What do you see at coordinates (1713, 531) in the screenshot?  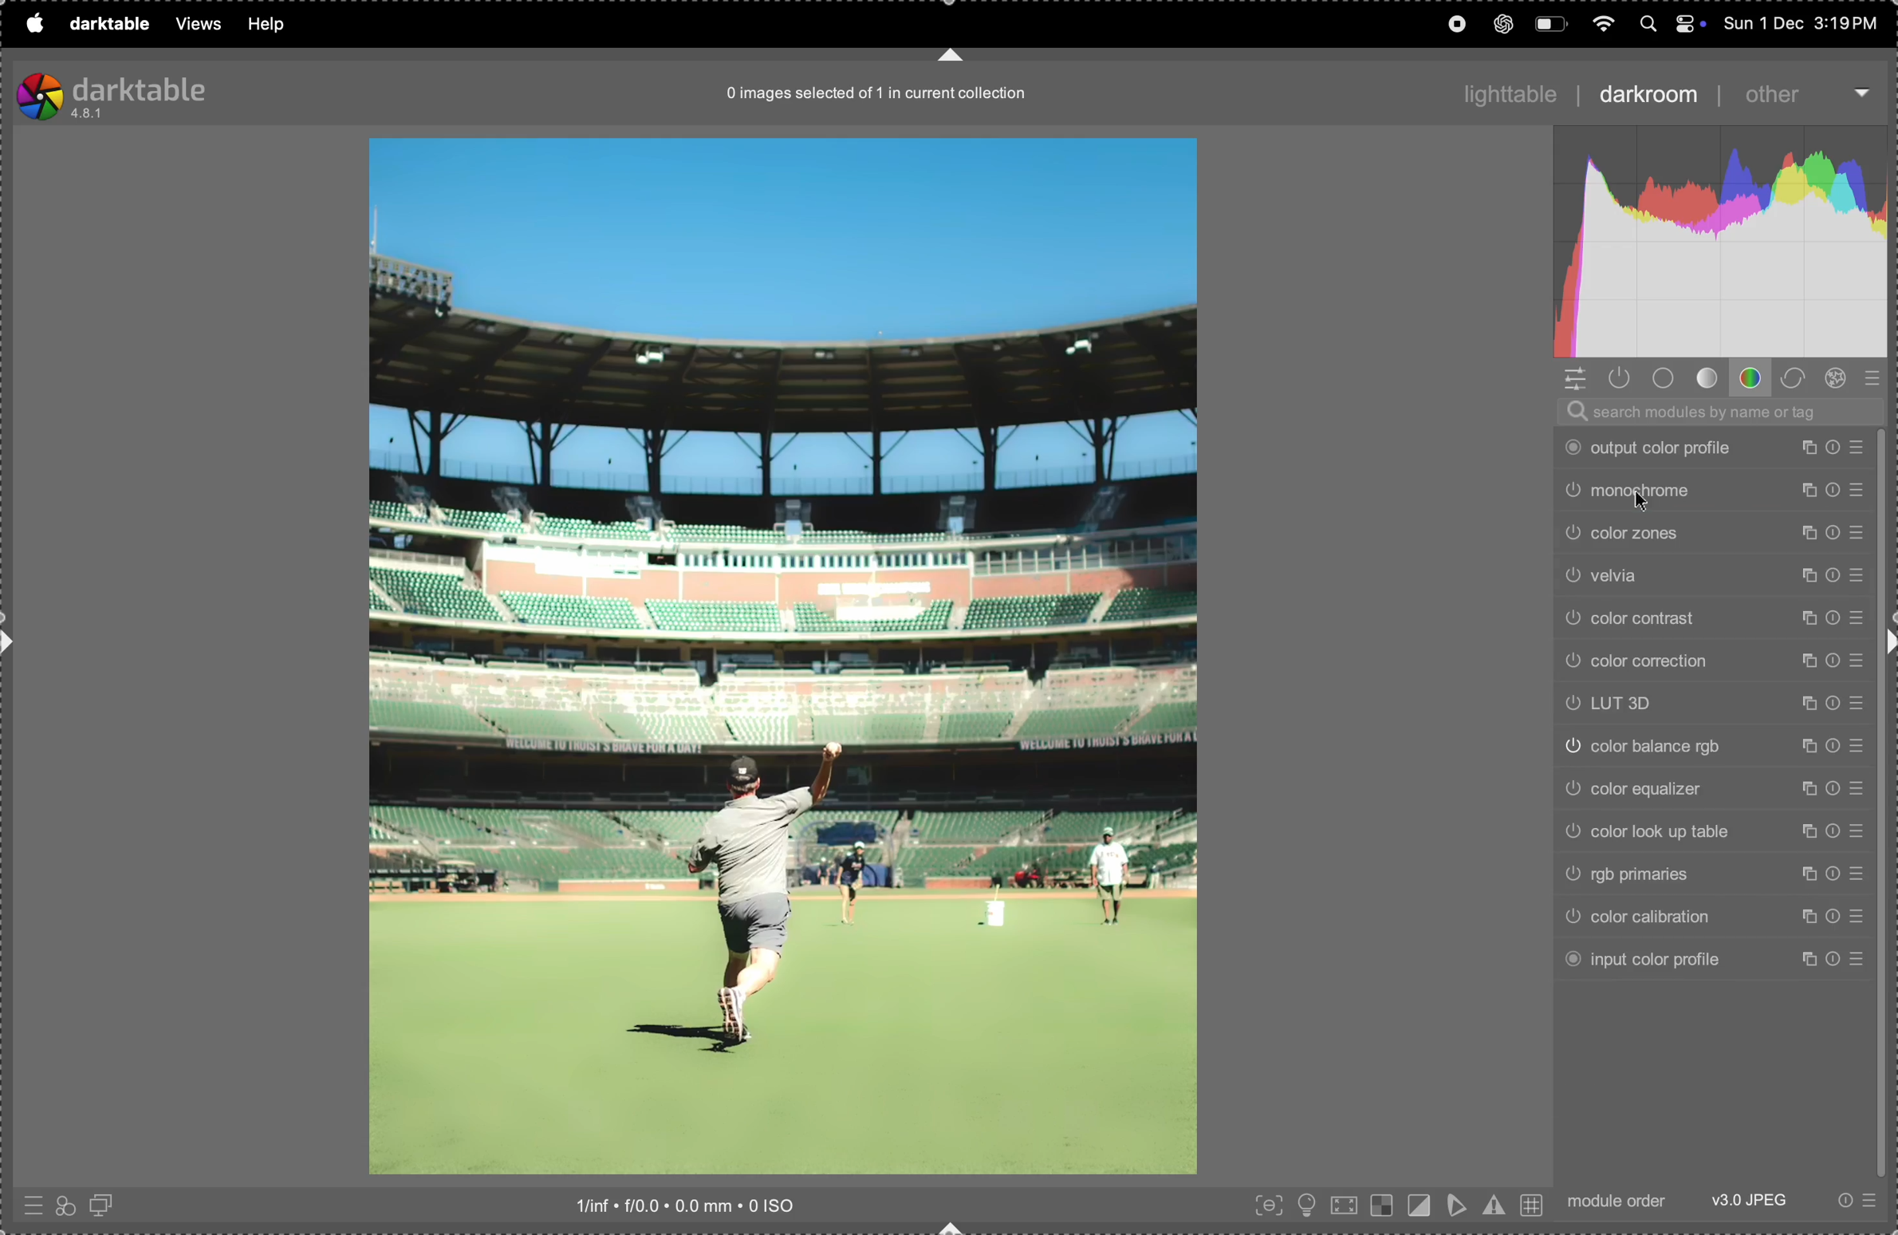 I see `color zones` at bounding box center [1713, 531].